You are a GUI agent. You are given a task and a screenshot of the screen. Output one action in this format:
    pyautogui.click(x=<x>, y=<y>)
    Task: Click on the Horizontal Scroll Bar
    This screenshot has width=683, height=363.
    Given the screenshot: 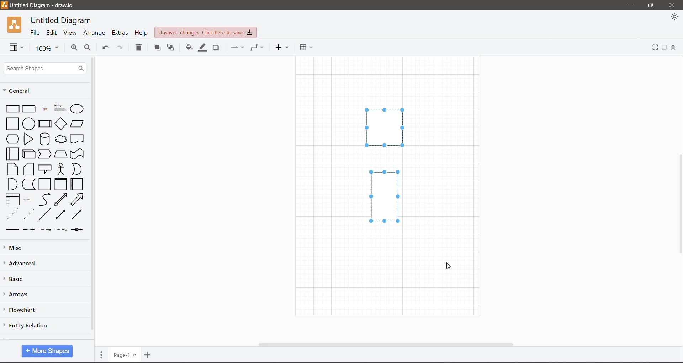 What is the action you would take?
    pyautogui.click(x=389, y=345)
    